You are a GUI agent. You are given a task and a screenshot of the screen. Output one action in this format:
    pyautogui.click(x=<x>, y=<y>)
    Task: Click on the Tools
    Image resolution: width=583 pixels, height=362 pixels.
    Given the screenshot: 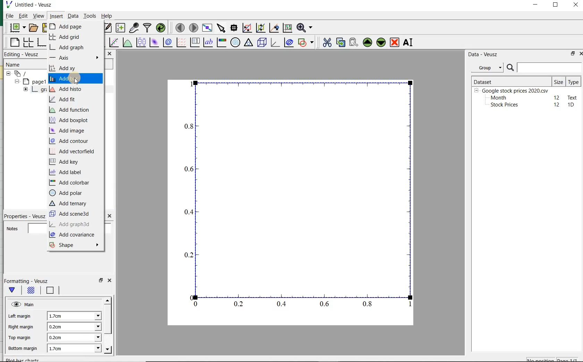 What is the action you would take?
    pyautogui.click(x=90, y=16)
    